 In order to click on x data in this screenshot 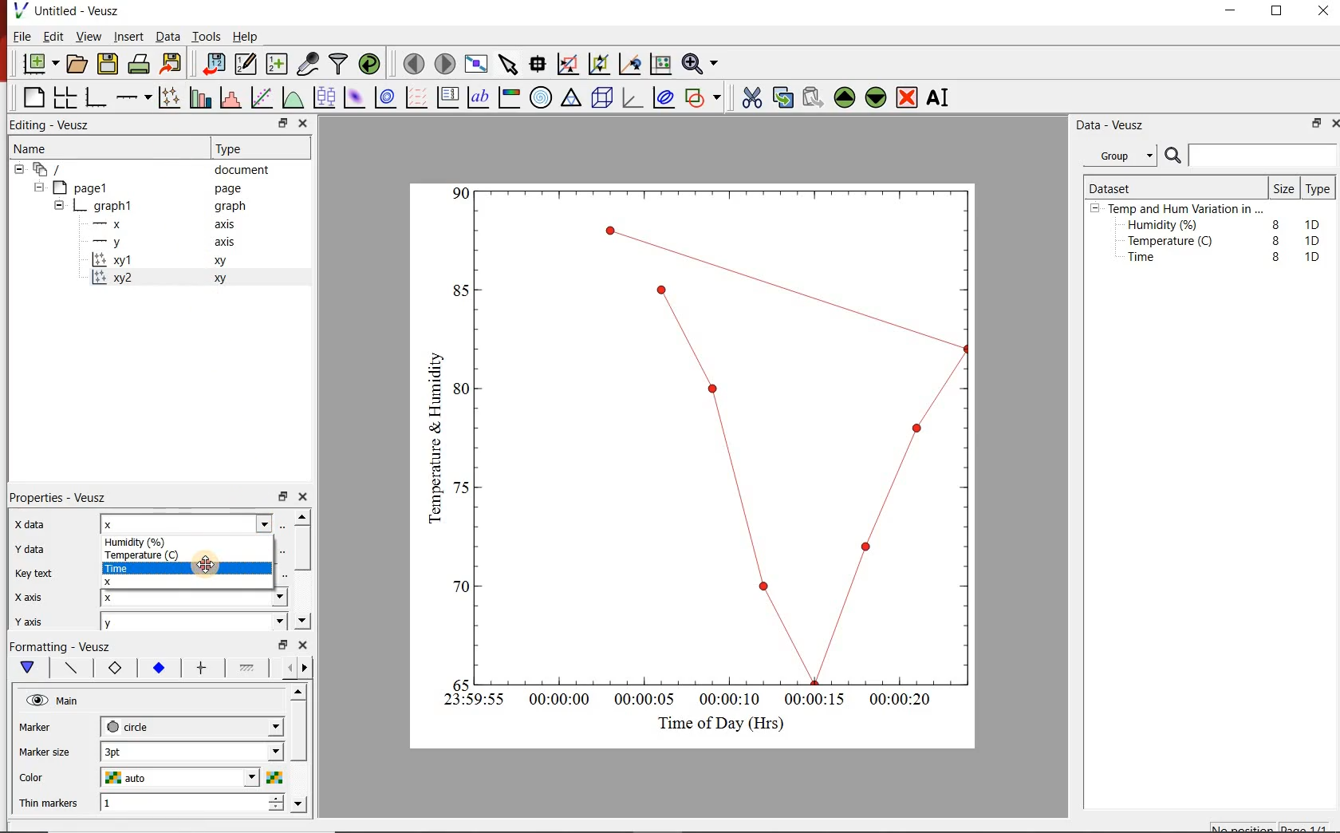, I will do `click(41, 520)`.